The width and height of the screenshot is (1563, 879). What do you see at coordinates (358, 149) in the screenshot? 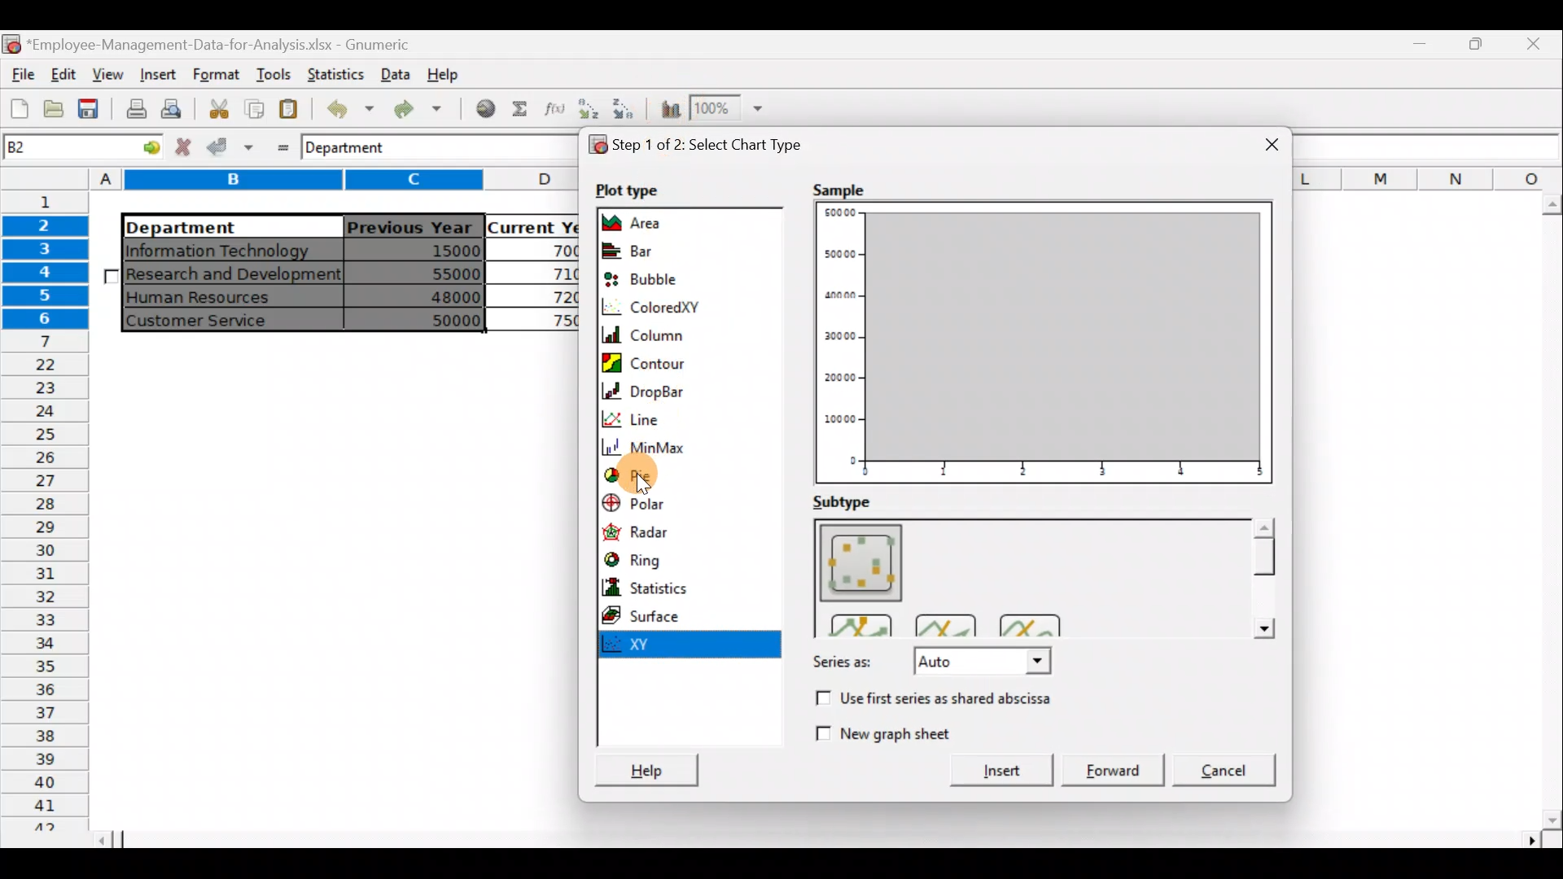
I see `Department` at bounding box center [358, 149].